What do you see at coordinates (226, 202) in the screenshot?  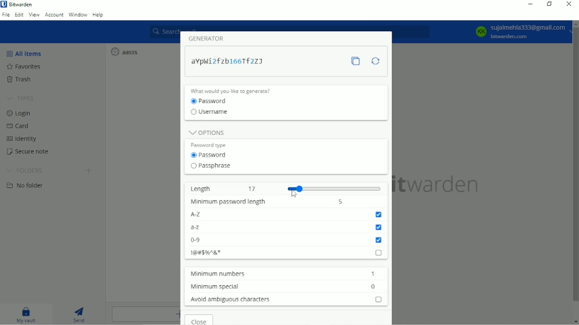 I see `Minimum password length` at bounding box center [226, 202].